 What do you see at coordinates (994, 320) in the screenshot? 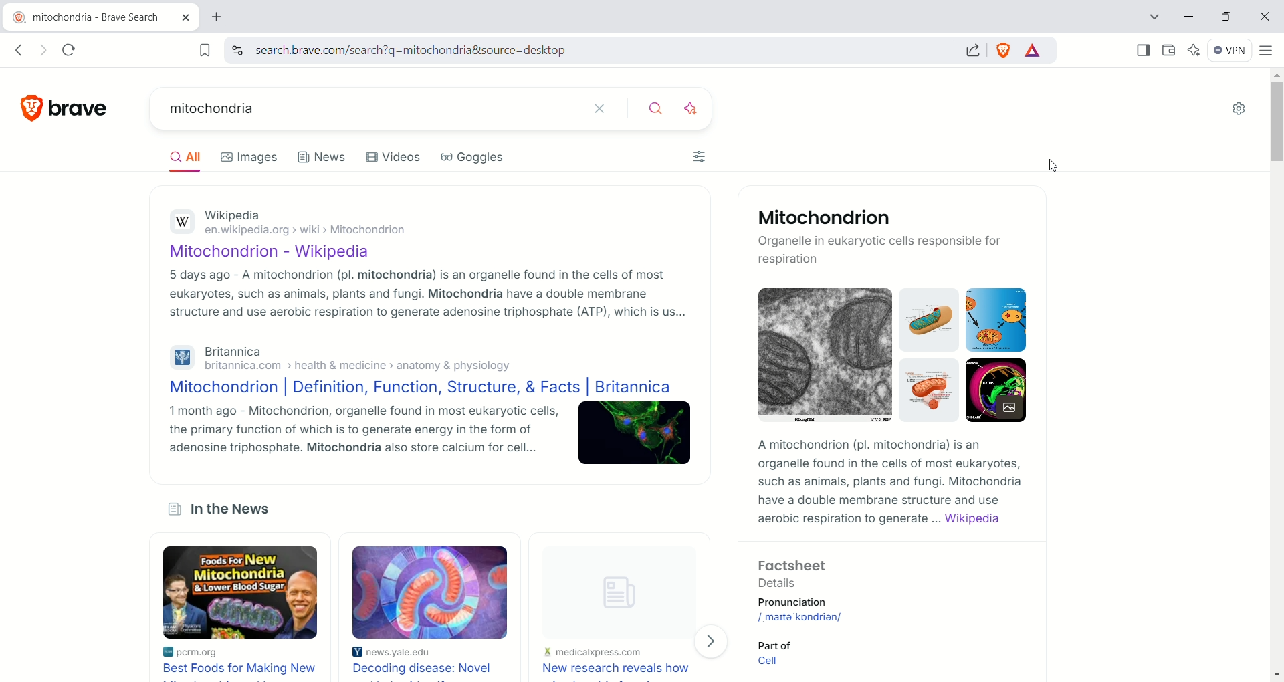
I see `Image` at bounding box center [994, 320].